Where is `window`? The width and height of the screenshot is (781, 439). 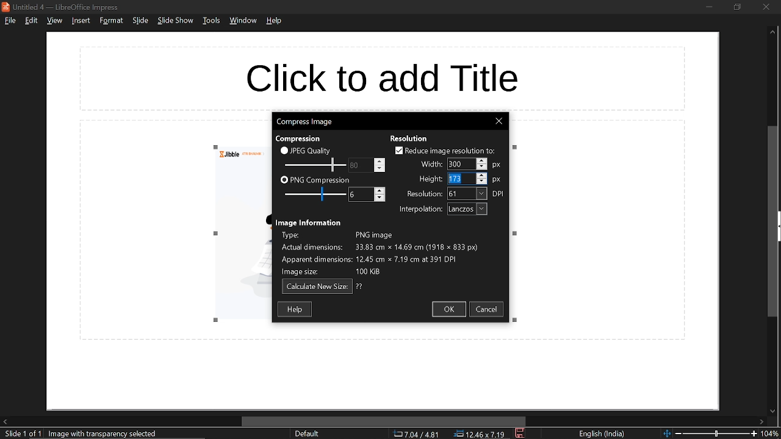
window is located at coordinates (242, 22).